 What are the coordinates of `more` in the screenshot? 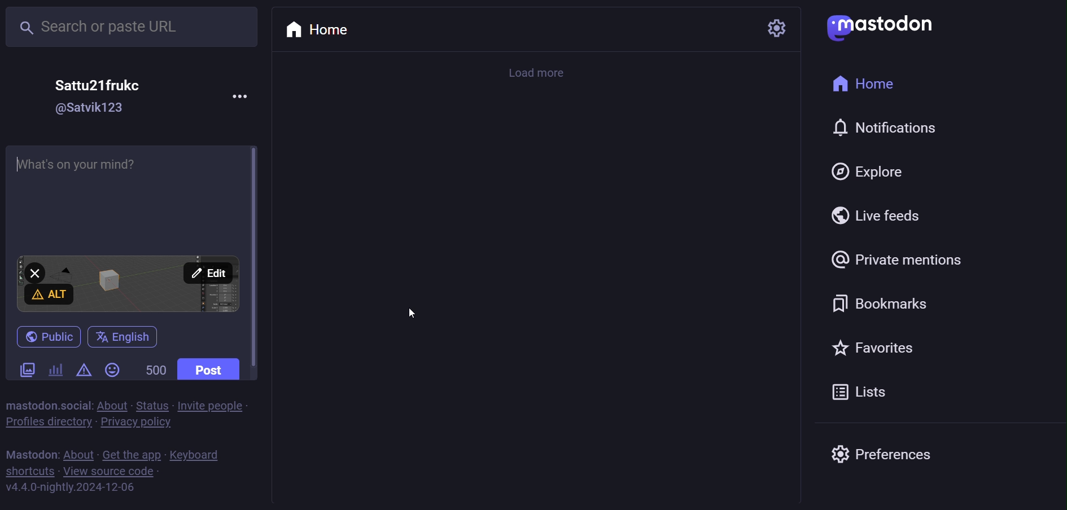 It's located at (241, 98).